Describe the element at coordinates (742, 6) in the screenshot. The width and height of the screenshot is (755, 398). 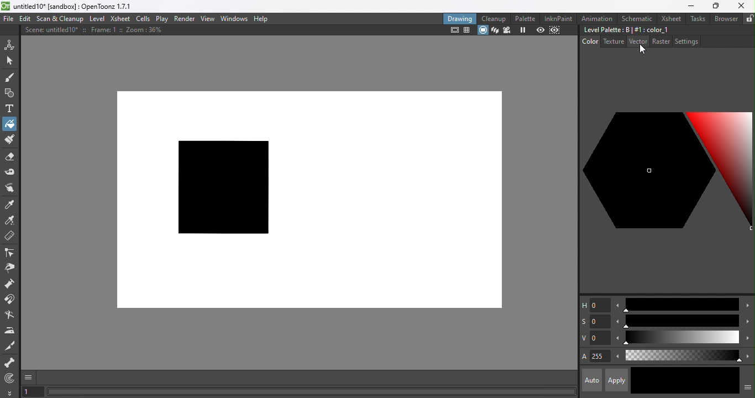
I see `Close` at that location.